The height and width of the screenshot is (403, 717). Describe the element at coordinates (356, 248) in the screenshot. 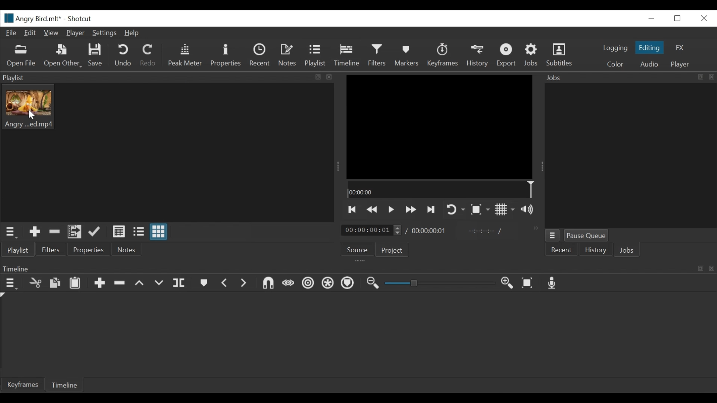

I see `Source` at that location.